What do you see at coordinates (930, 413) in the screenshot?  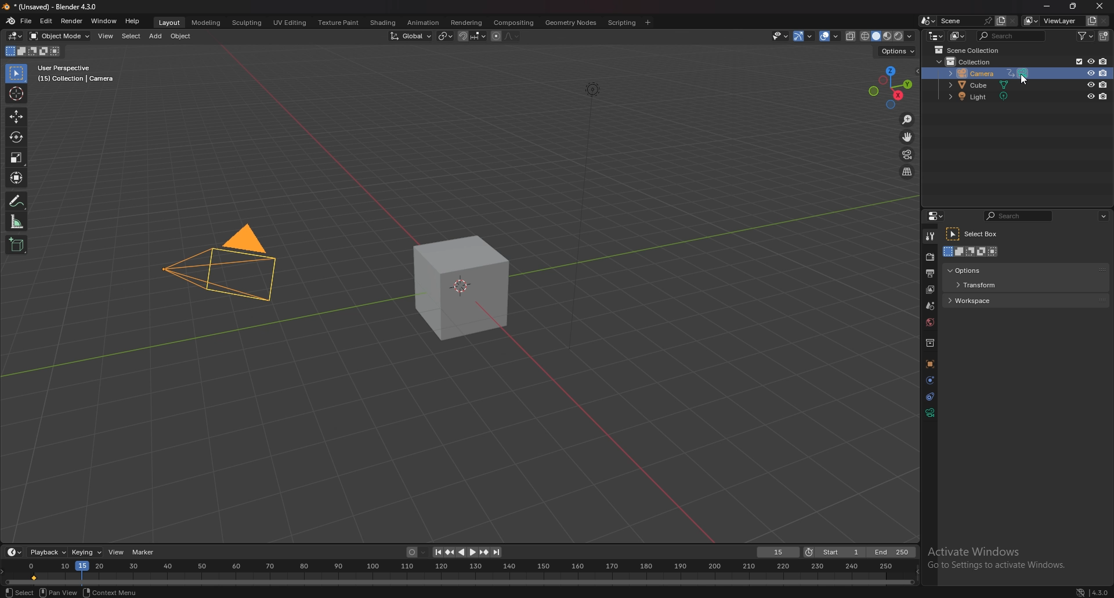 I see `data` at bounding box center [930, 413].